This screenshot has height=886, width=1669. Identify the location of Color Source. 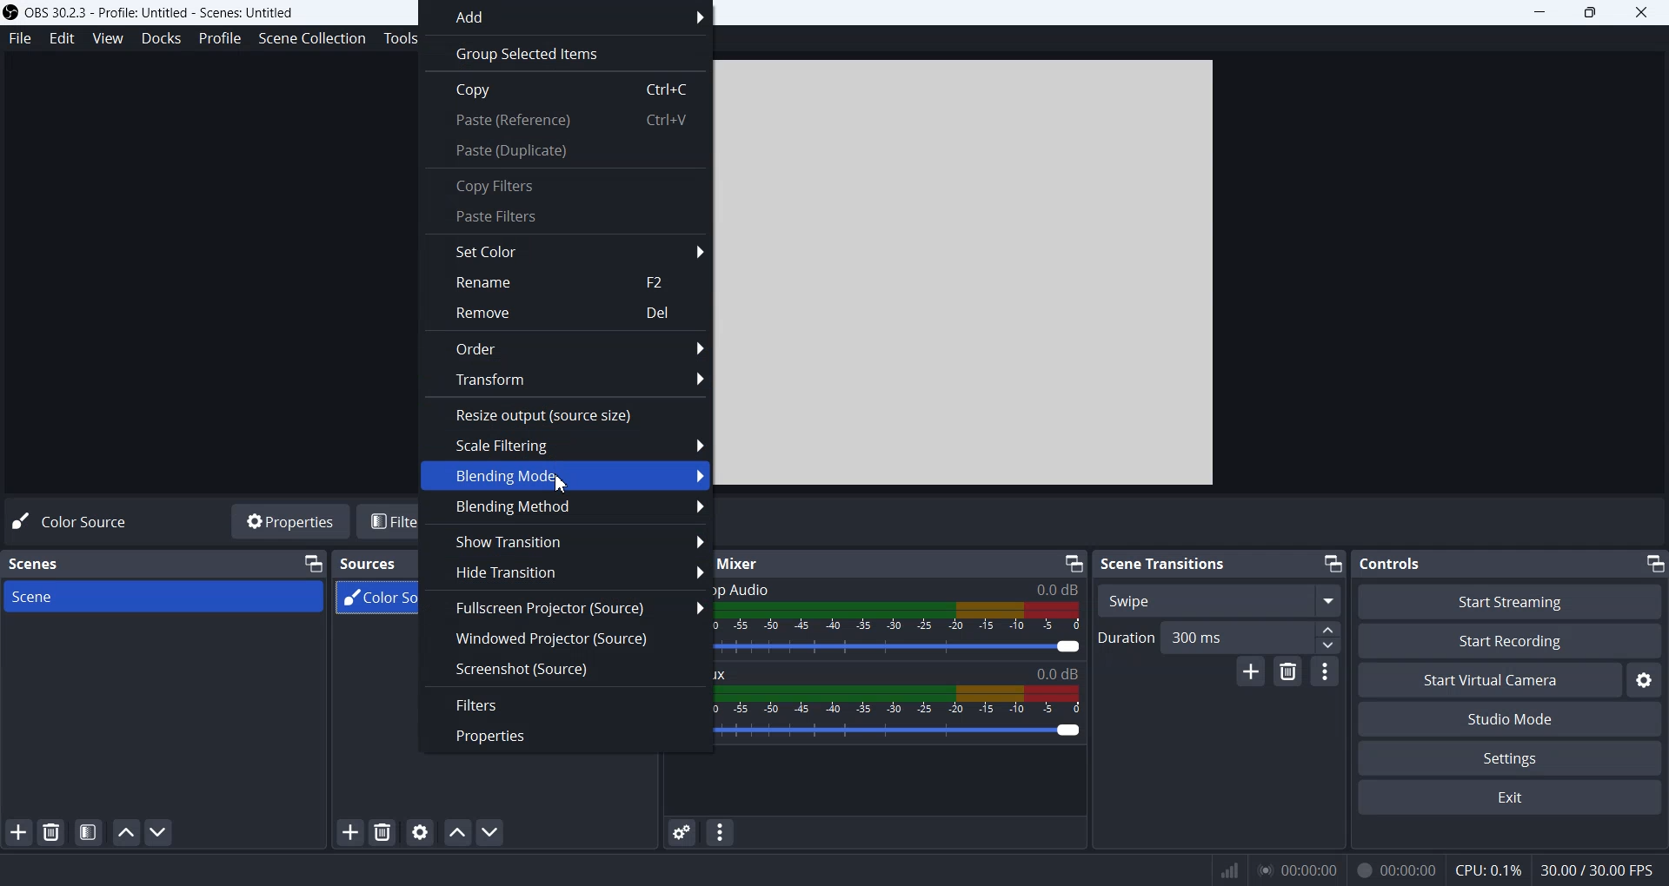
(74, 520).